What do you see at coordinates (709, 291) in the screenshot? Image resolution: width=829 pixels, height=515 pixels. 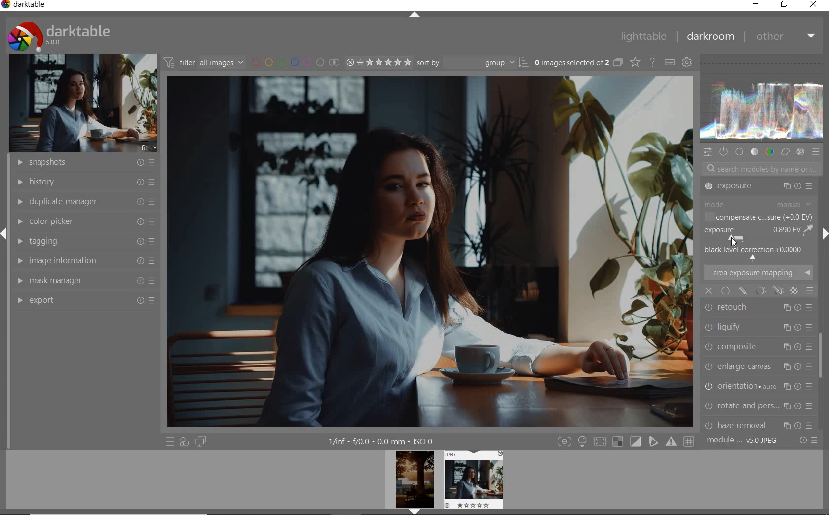 I see `close` at bounding box center [709, 291].